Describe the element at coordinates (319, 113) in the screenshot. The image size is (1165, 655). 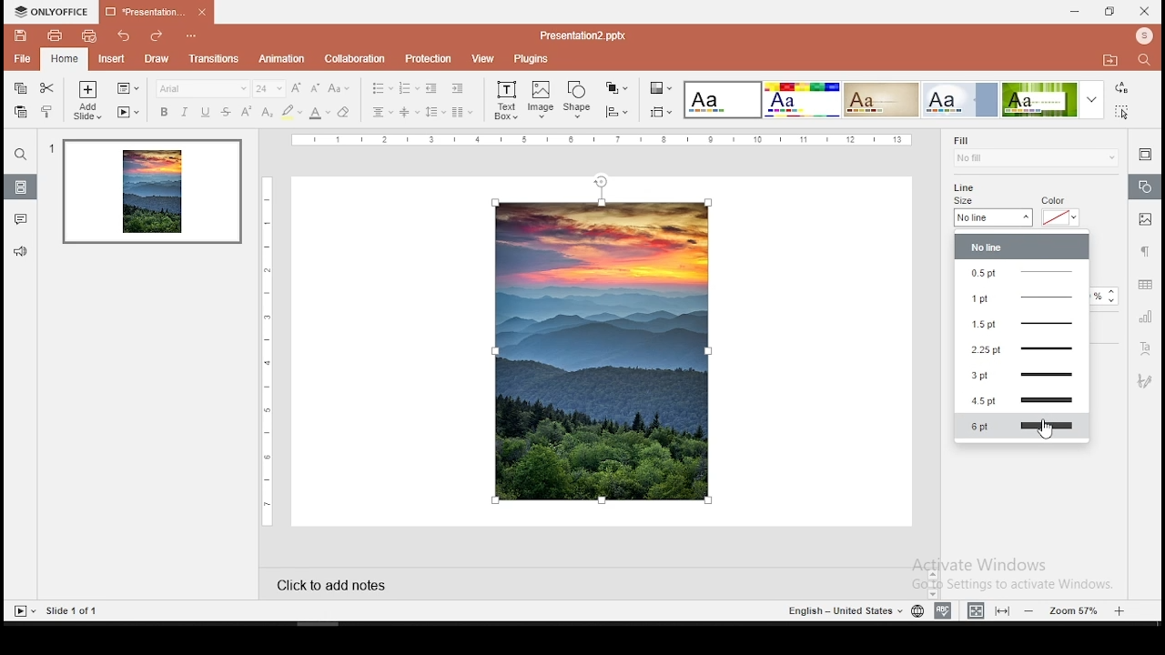
I see `font color` at that location.